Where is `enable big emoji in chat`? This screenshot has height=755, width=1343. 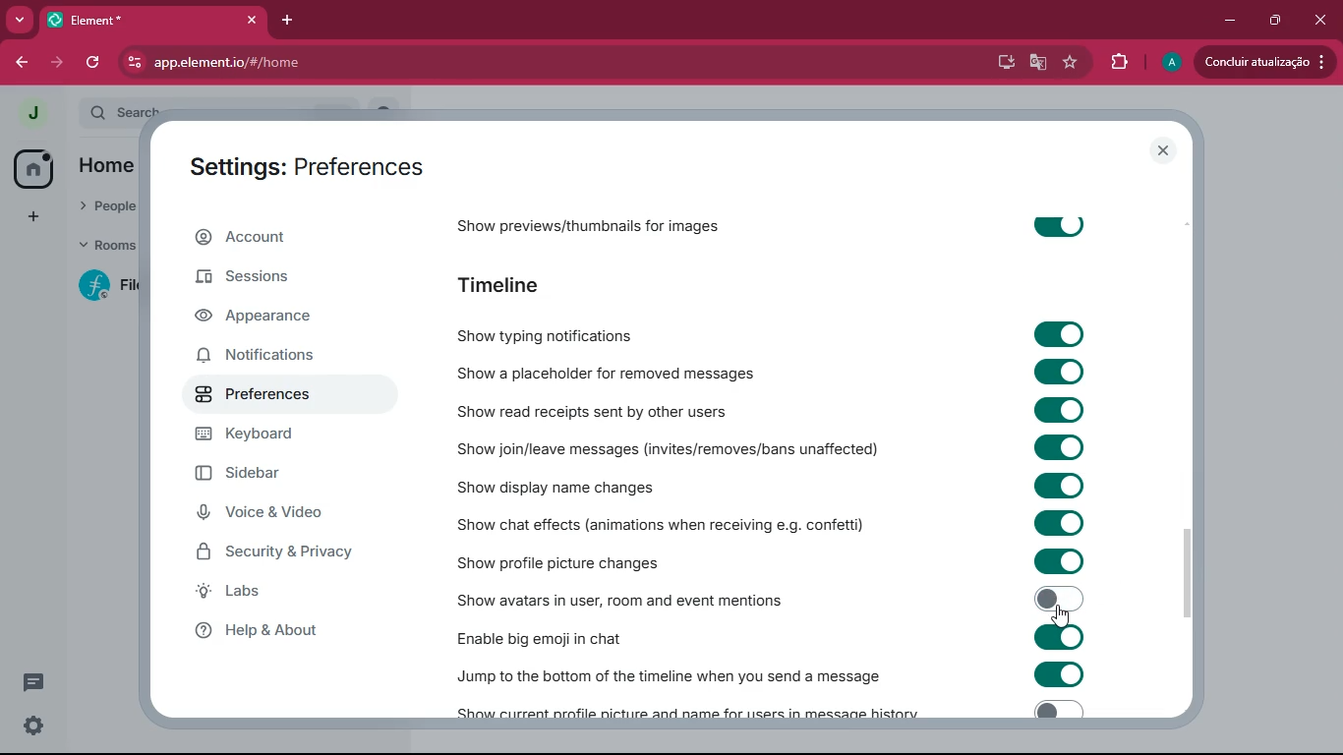
enable big emoji in chat is located at coordinates (574, 636).